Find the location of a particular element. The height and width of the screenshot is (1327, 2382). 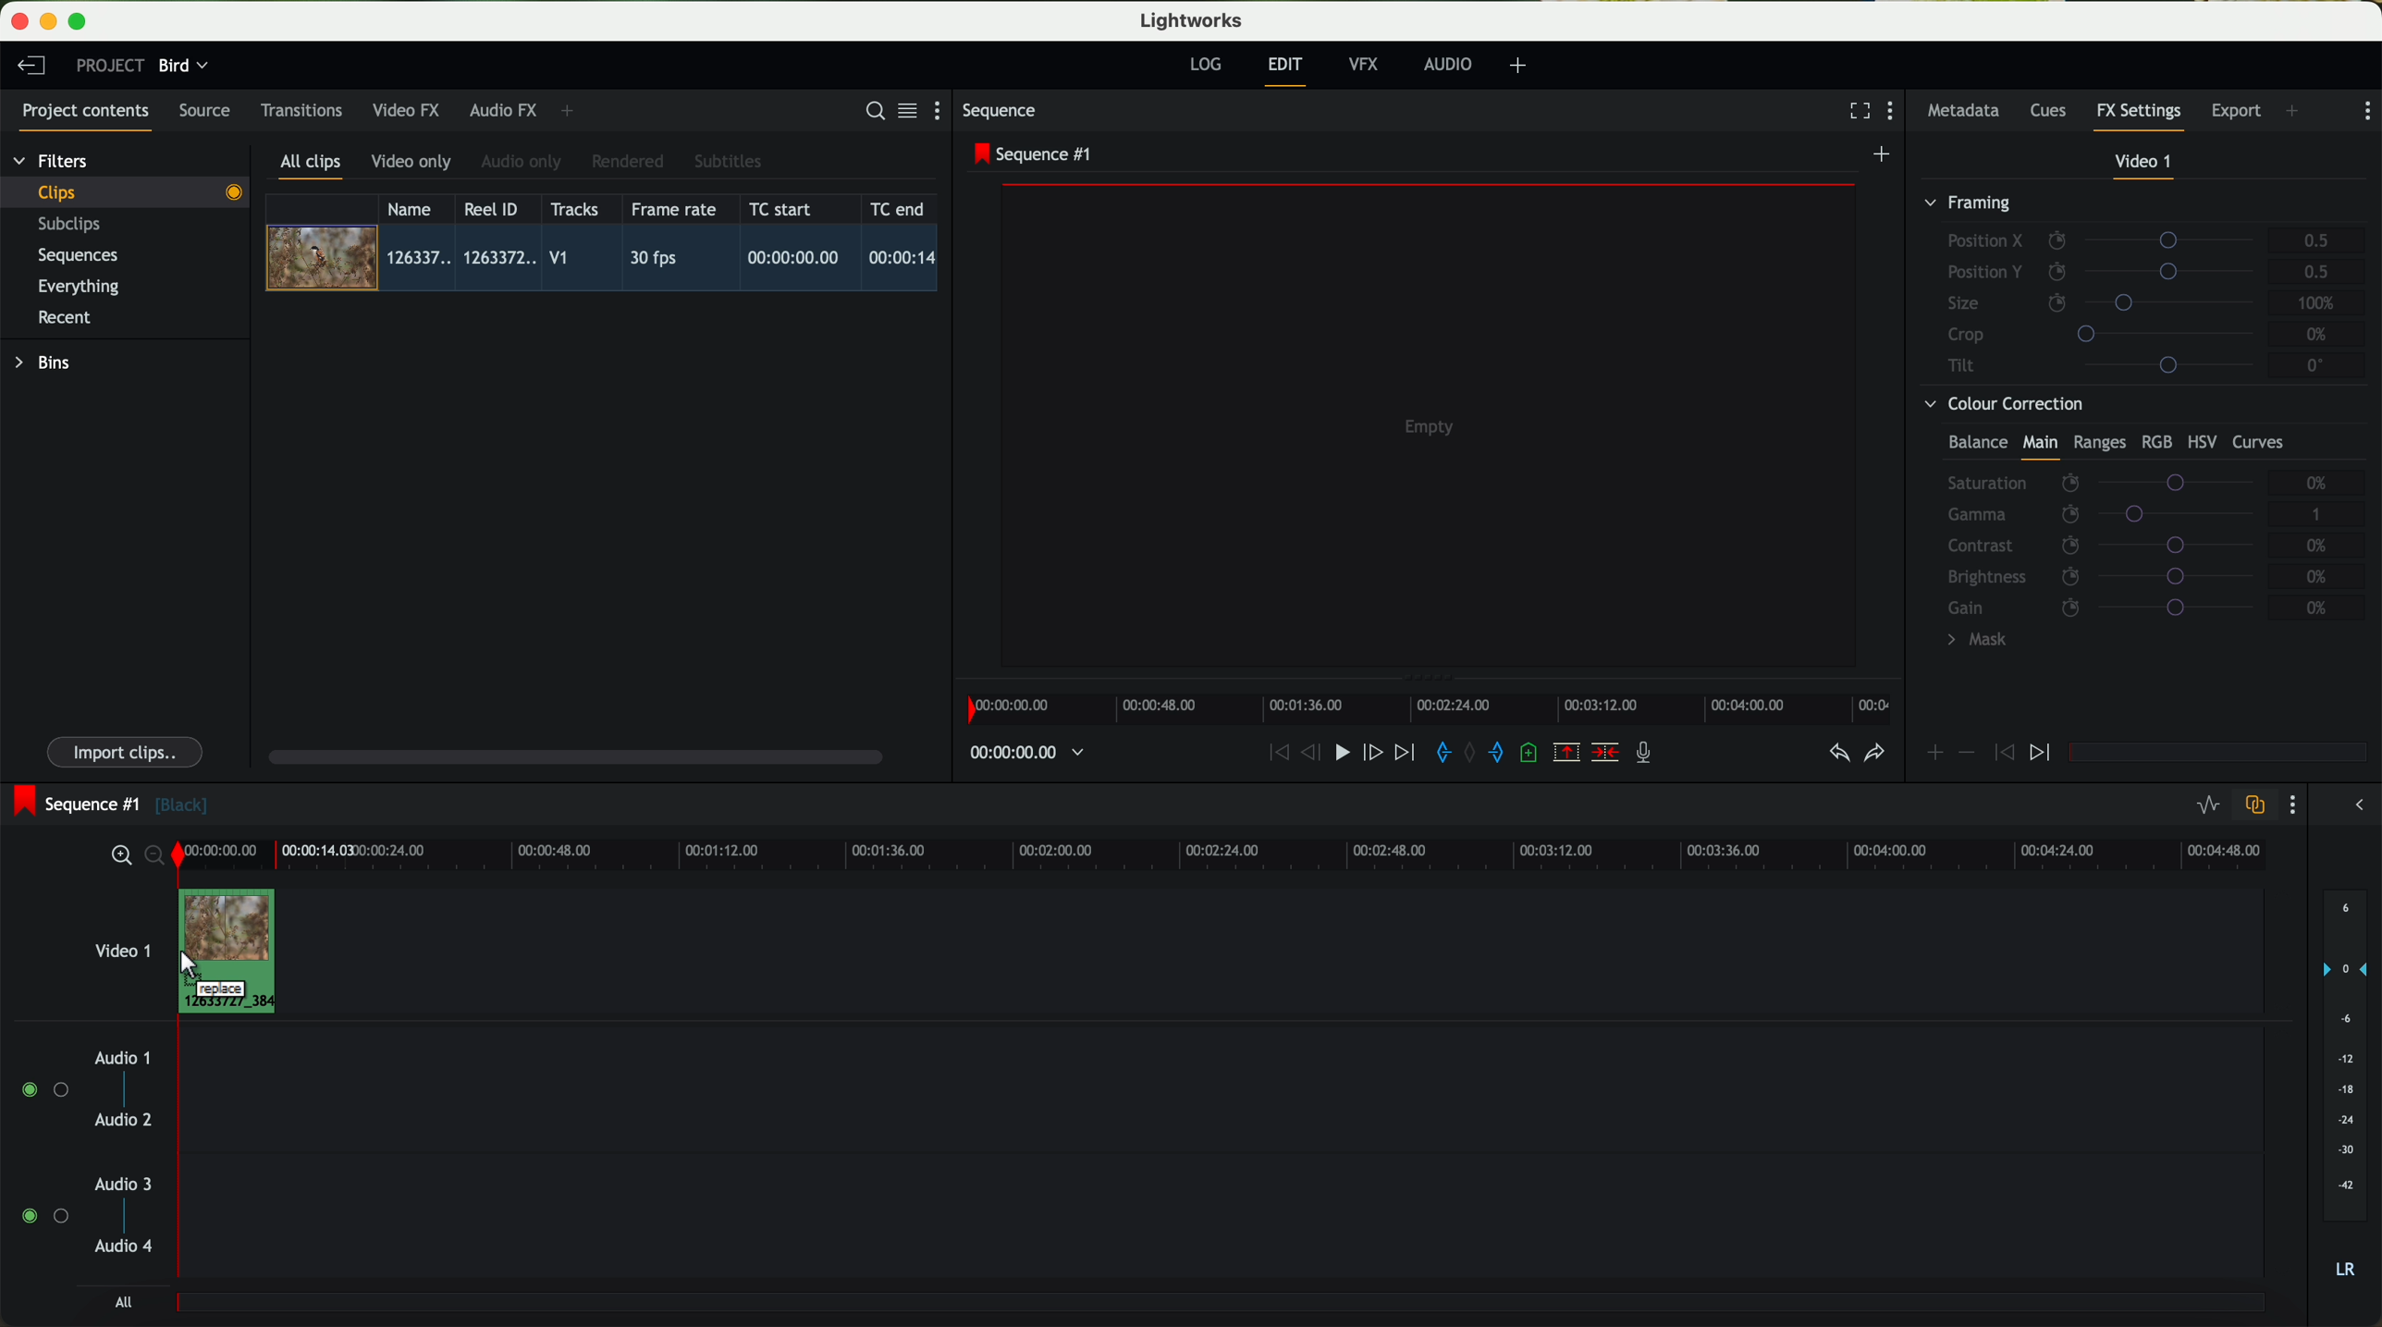

drag video to video track 1 is located at coordinates (229, 952).